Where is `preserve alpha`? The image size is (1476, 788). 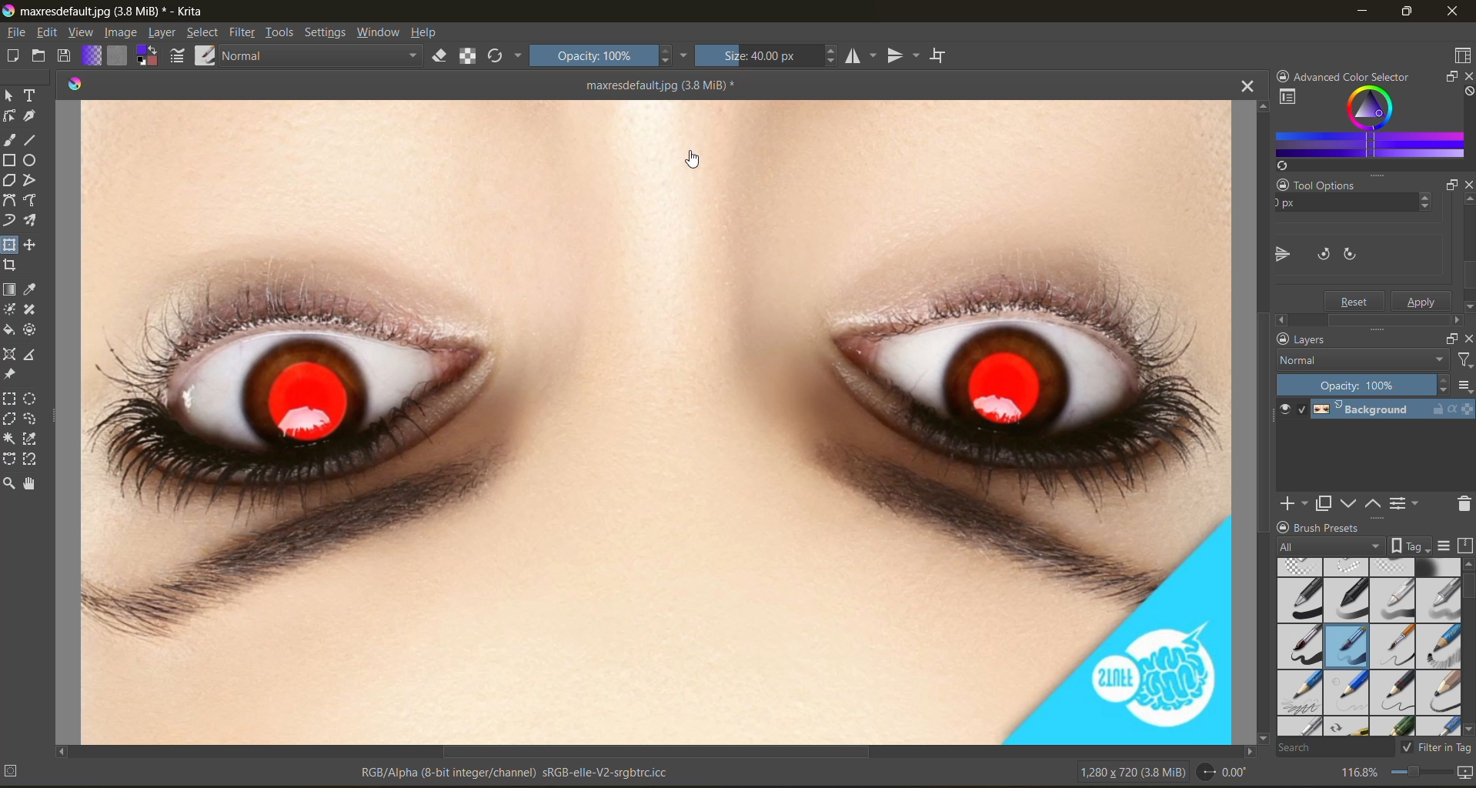
preserve alpha is located at coordinates (469, 56).